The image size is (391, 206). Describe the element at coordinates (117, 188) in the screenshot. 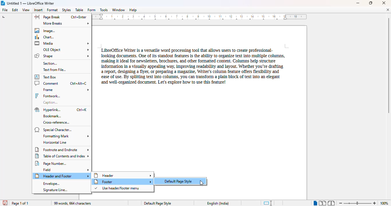

I see `use header/footer menu` at that location.